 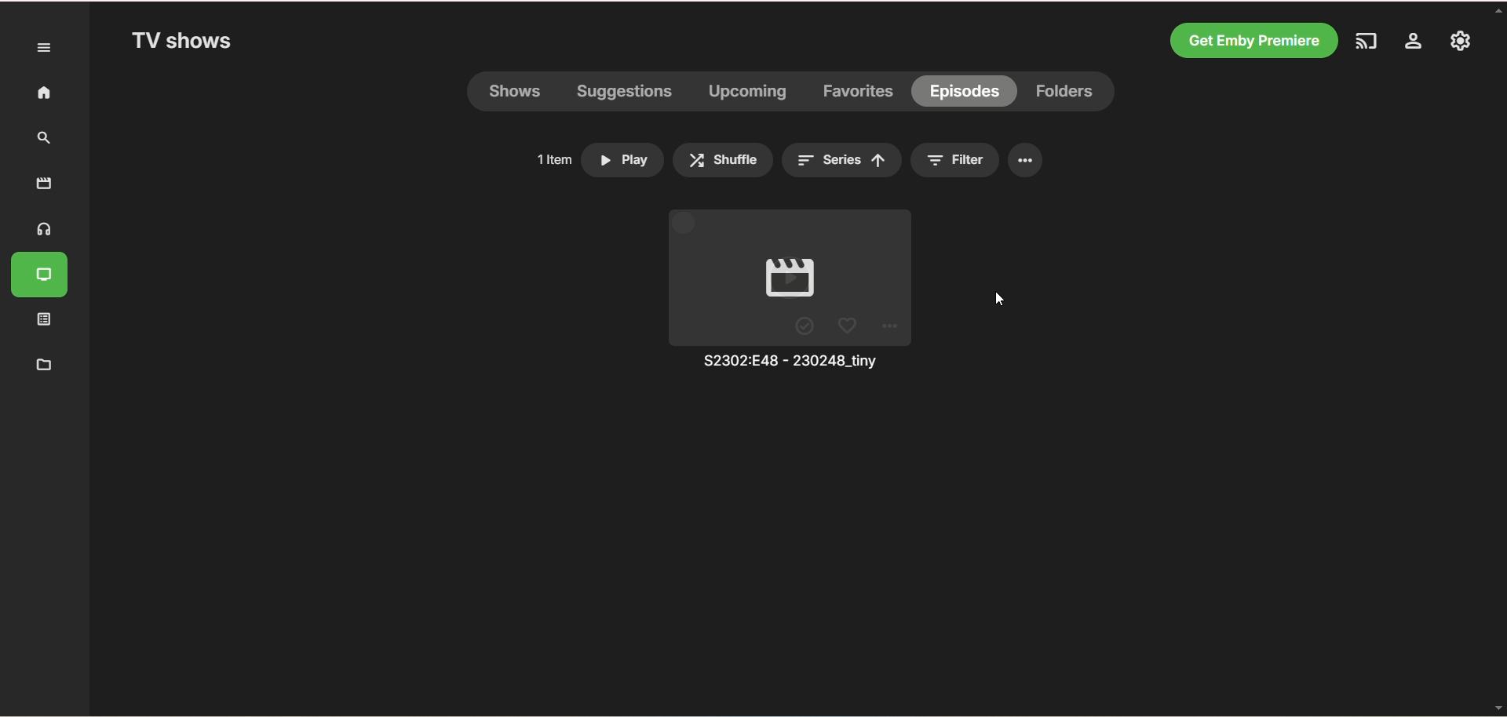 What do you see at coordinates (805, 328) in the screenshot?
I see `mark played` at bounding box center [805, 328].